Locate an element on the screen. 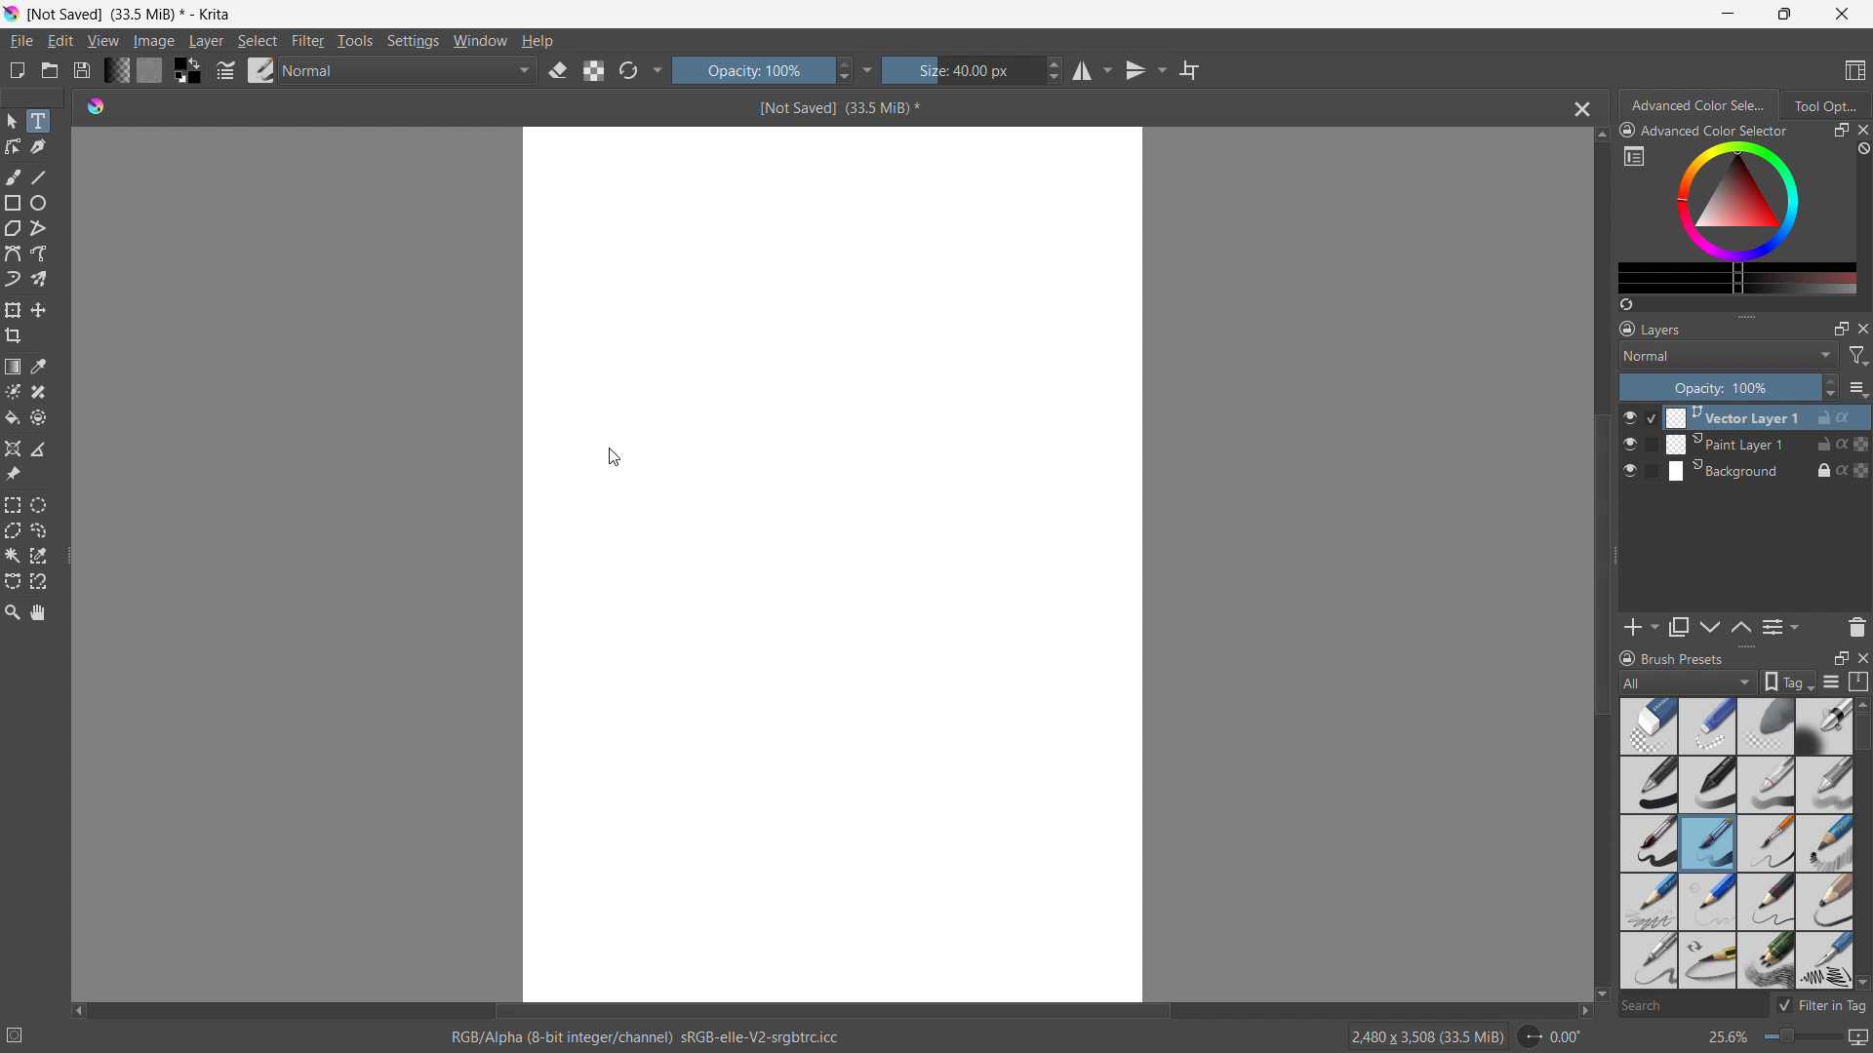 The height and width of the screenshot is (1053, 1873). size is located at coordinates (973, 70).